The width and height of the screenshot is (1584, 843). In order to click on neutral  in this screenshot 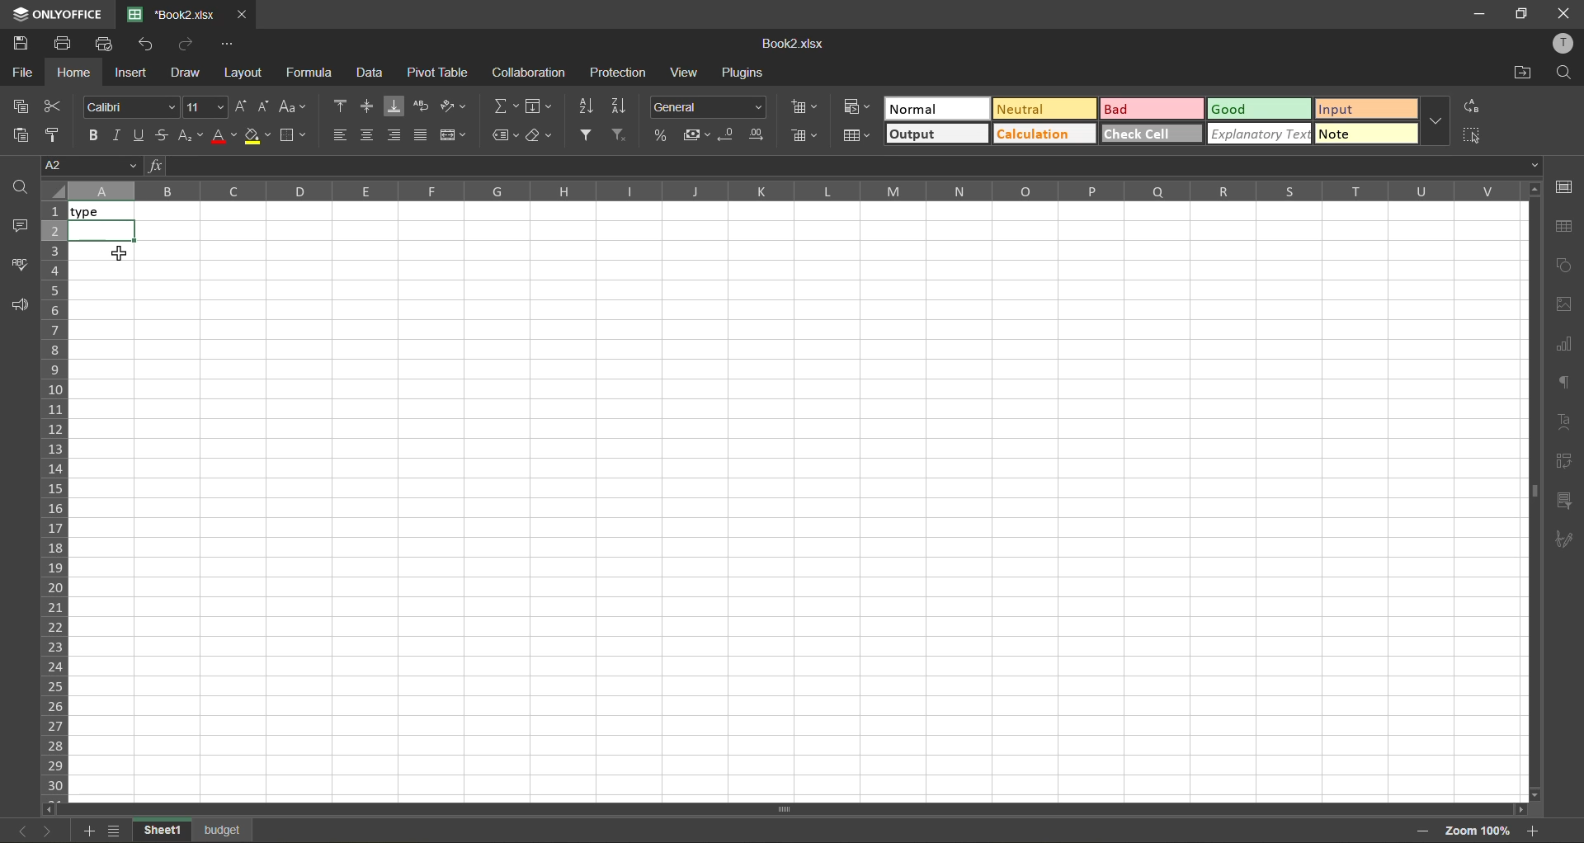, I will do `click(1044, 108)`.